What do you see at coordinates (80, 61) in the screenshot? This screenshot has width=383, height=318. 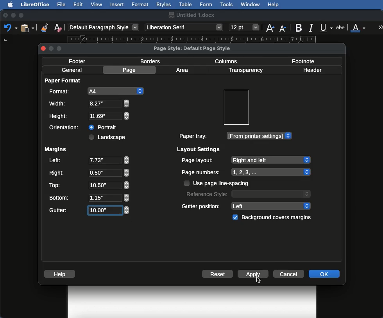 I see `Footer` at bounding box center [80, 61].